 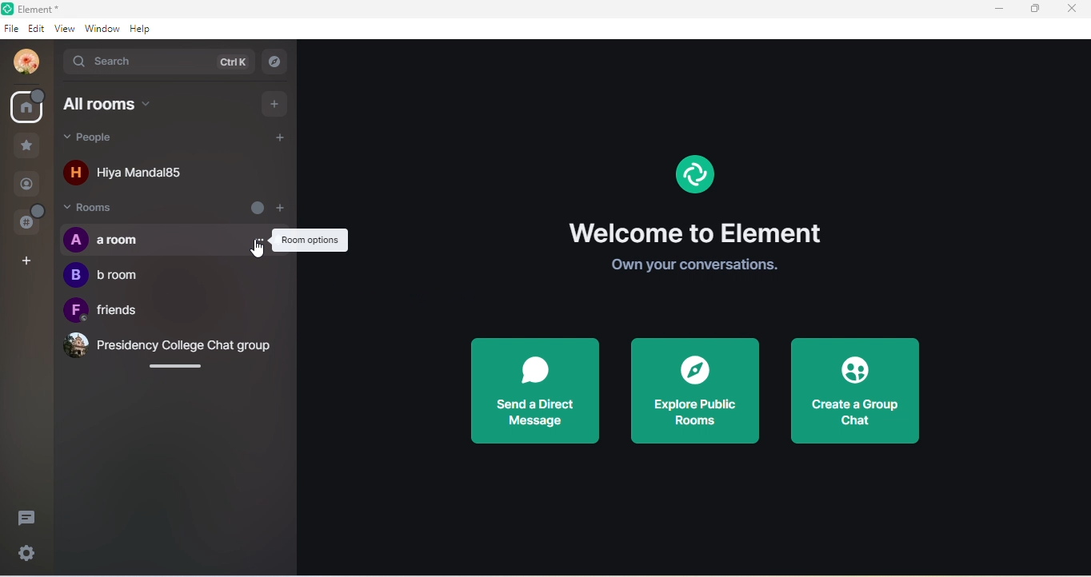 What do you see at coordinates (145, 29) in the screenshot?
I see `help` at bounding box center [145, 29].